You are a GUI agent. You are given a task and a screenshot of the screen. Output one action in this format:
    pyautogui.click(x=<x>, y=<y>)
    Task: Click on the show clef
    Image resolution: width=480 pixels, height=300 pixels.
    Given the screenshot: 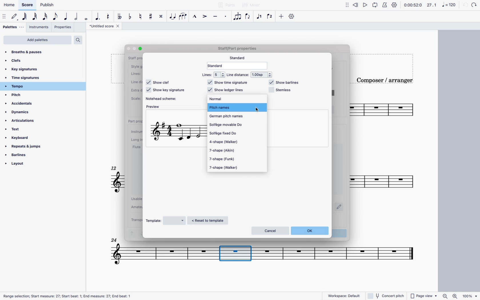 What is the action you would take?
    pyautogui.click(x=159, y=82)
    